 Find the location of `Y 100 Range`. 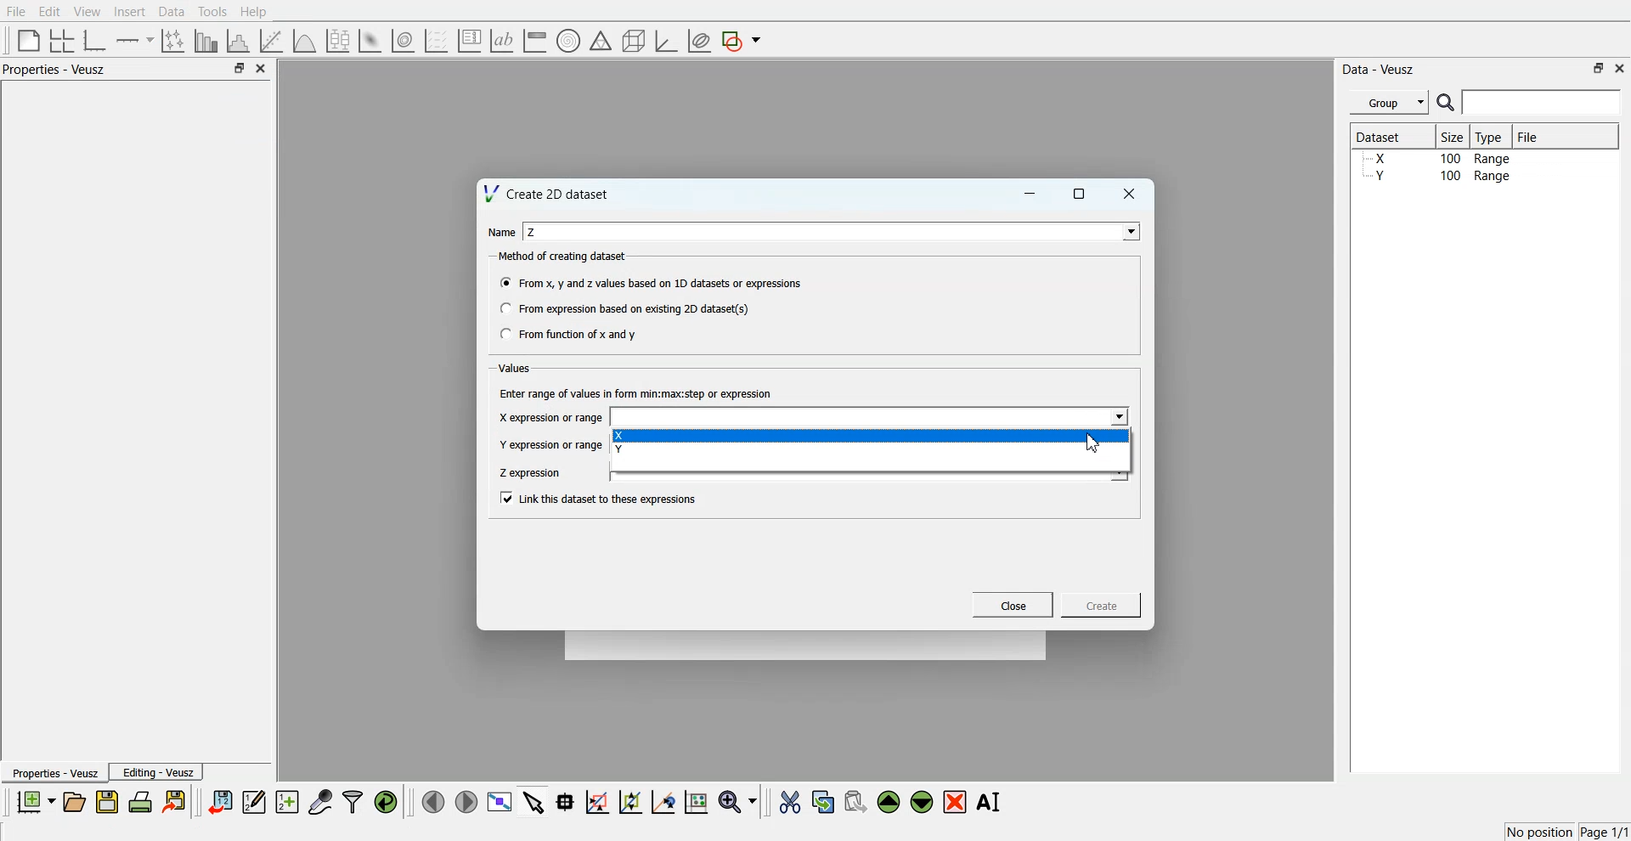

Y 100 Range is located at coordinates (1438, 176).